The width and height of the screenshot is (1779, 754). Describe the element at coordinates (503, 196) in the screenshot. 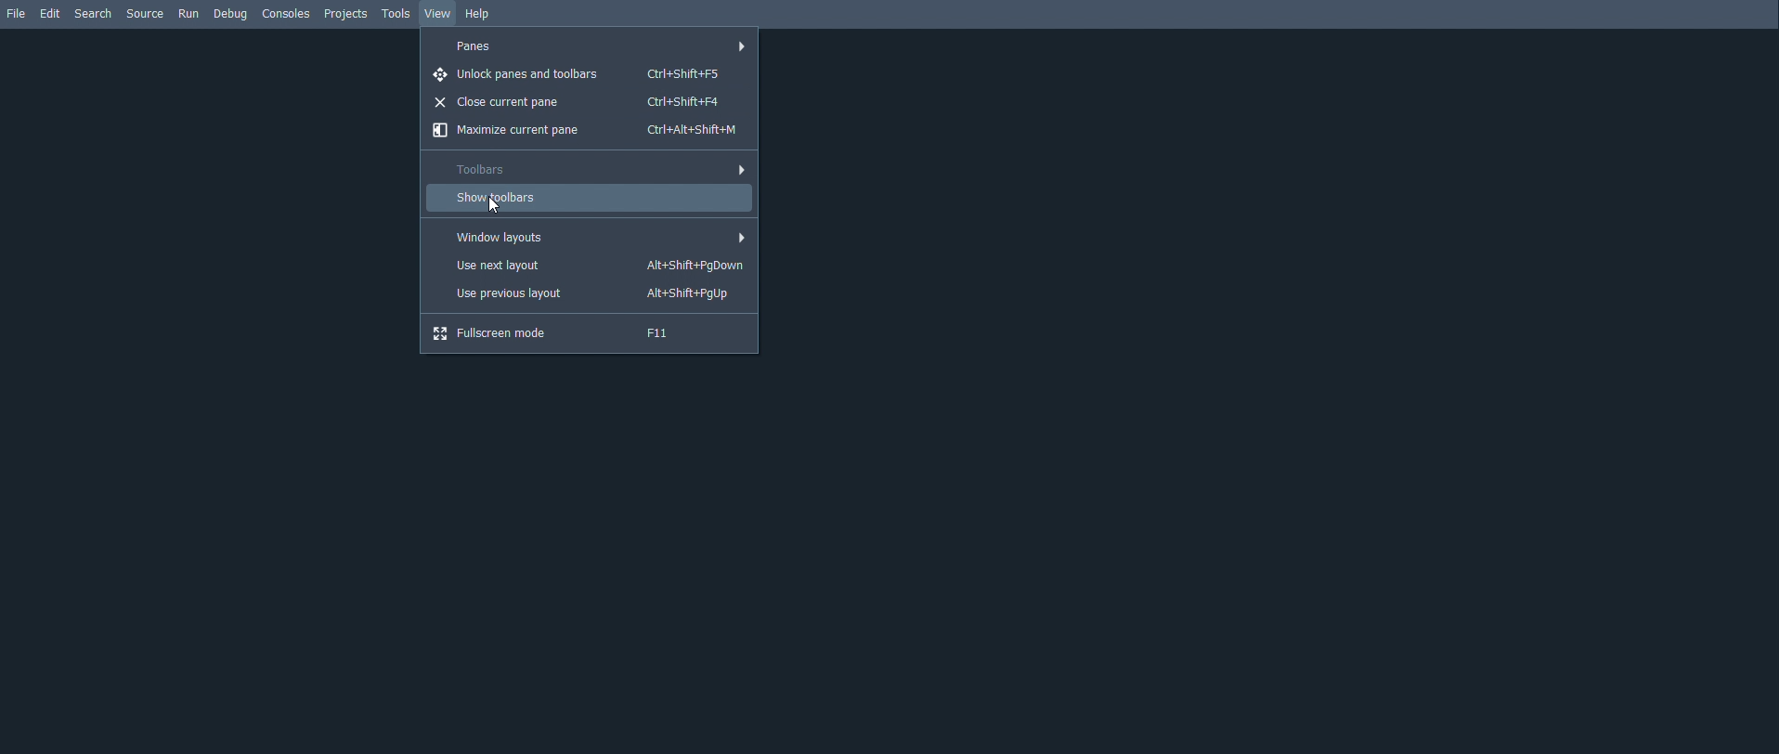

I see `Show toolbars` at that location.